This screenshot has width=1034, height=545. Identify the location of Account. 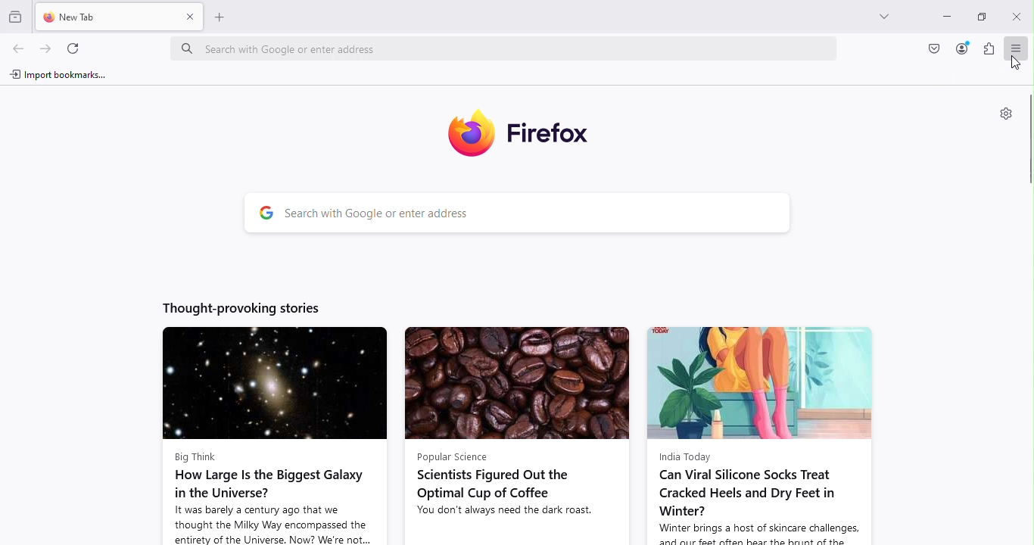
(961, 48).